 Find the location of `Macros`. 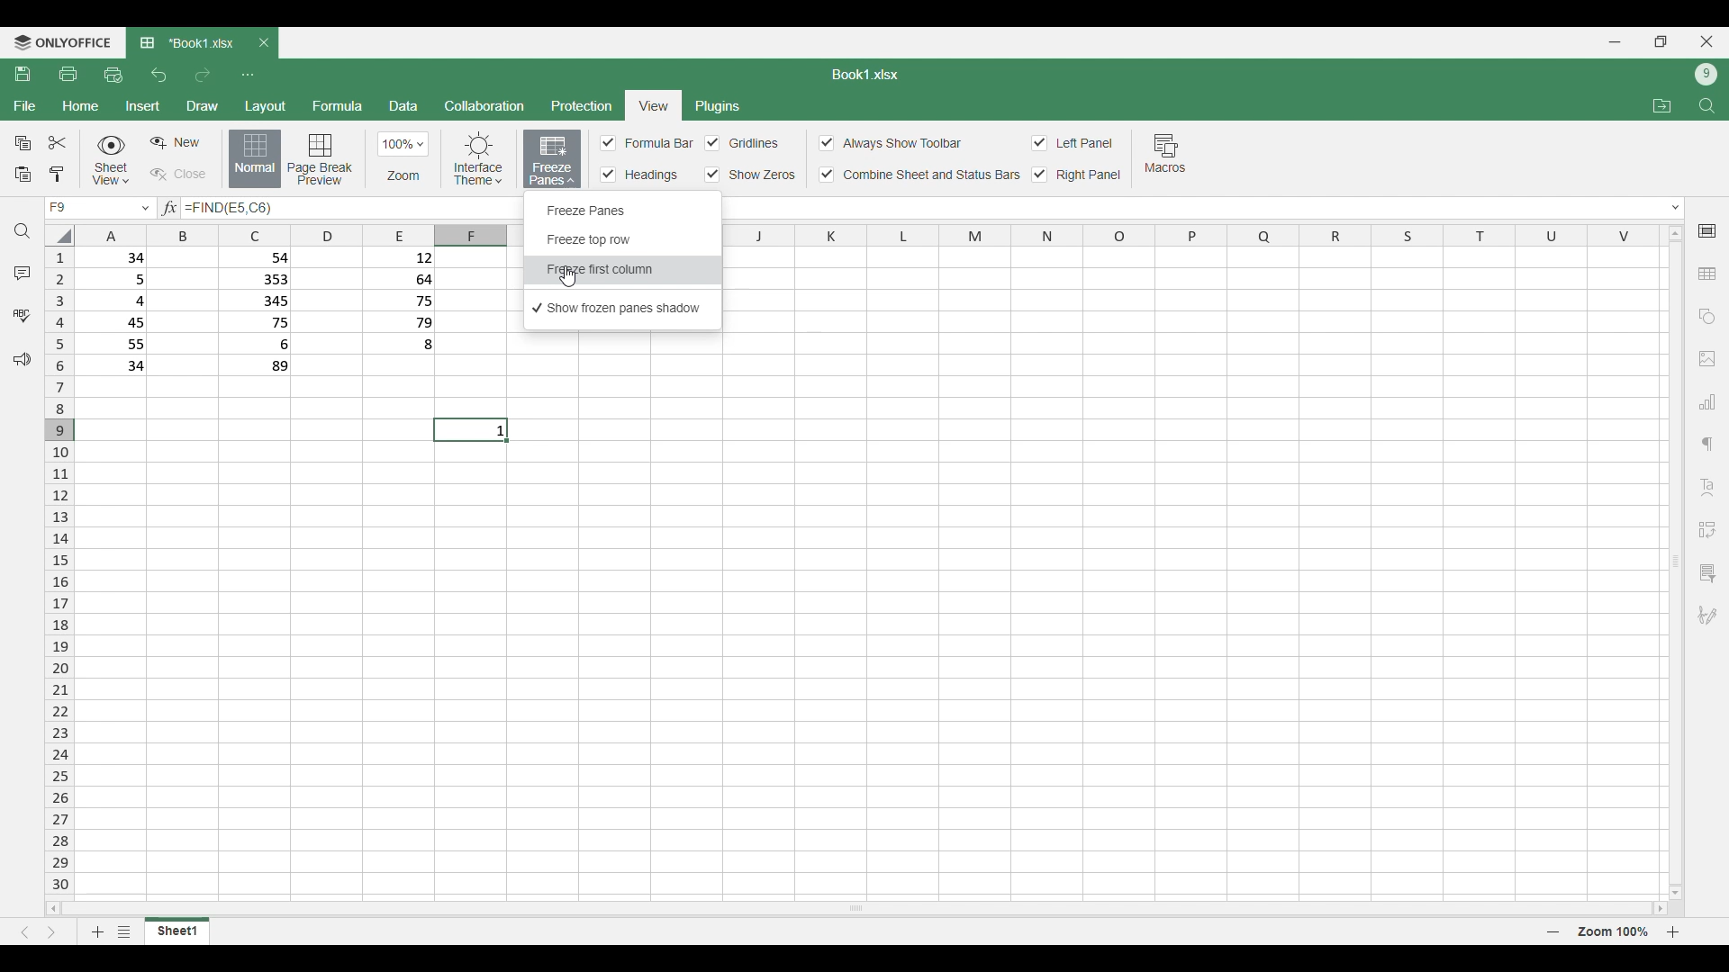

Macros is located at coordinates (1164, 157).